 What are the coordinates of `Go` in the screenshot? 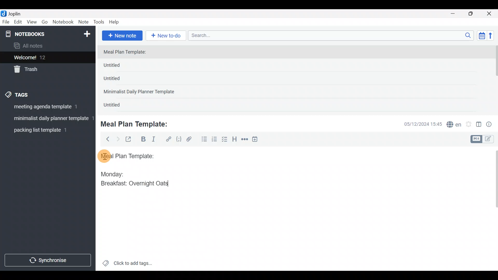 It's located at (45, 23).